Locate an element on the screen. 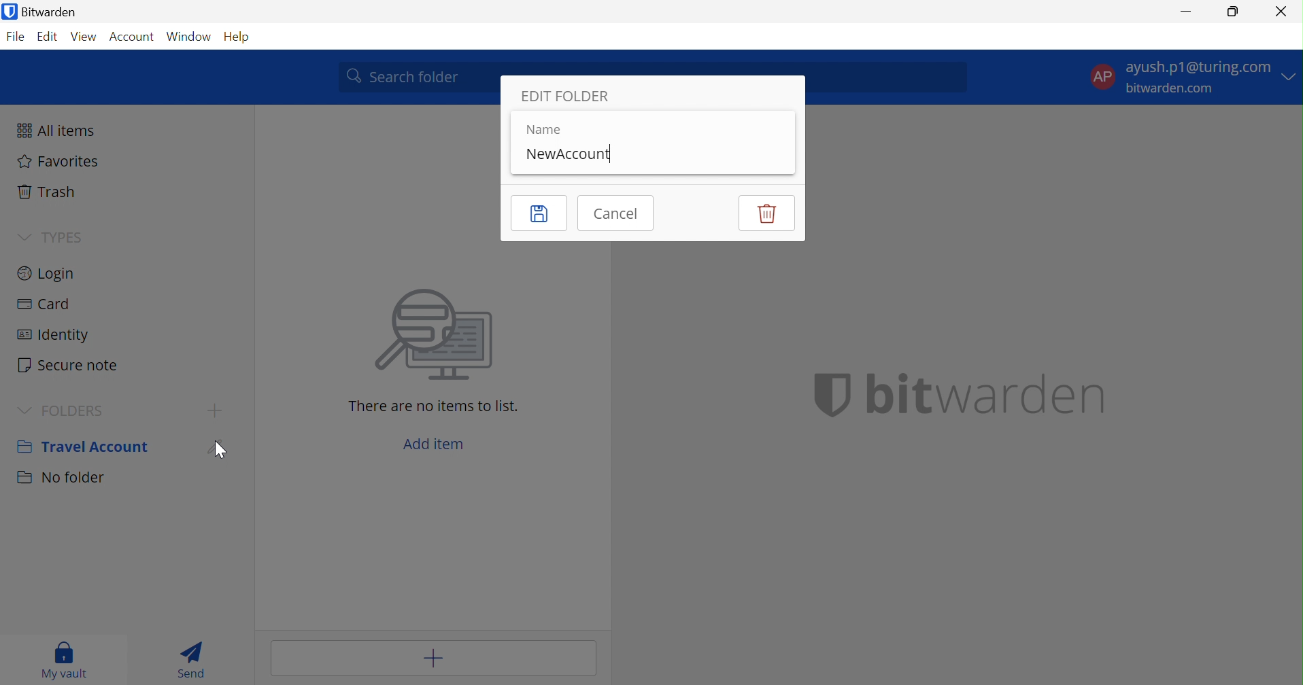  Send is located at coordinates (193, 659).